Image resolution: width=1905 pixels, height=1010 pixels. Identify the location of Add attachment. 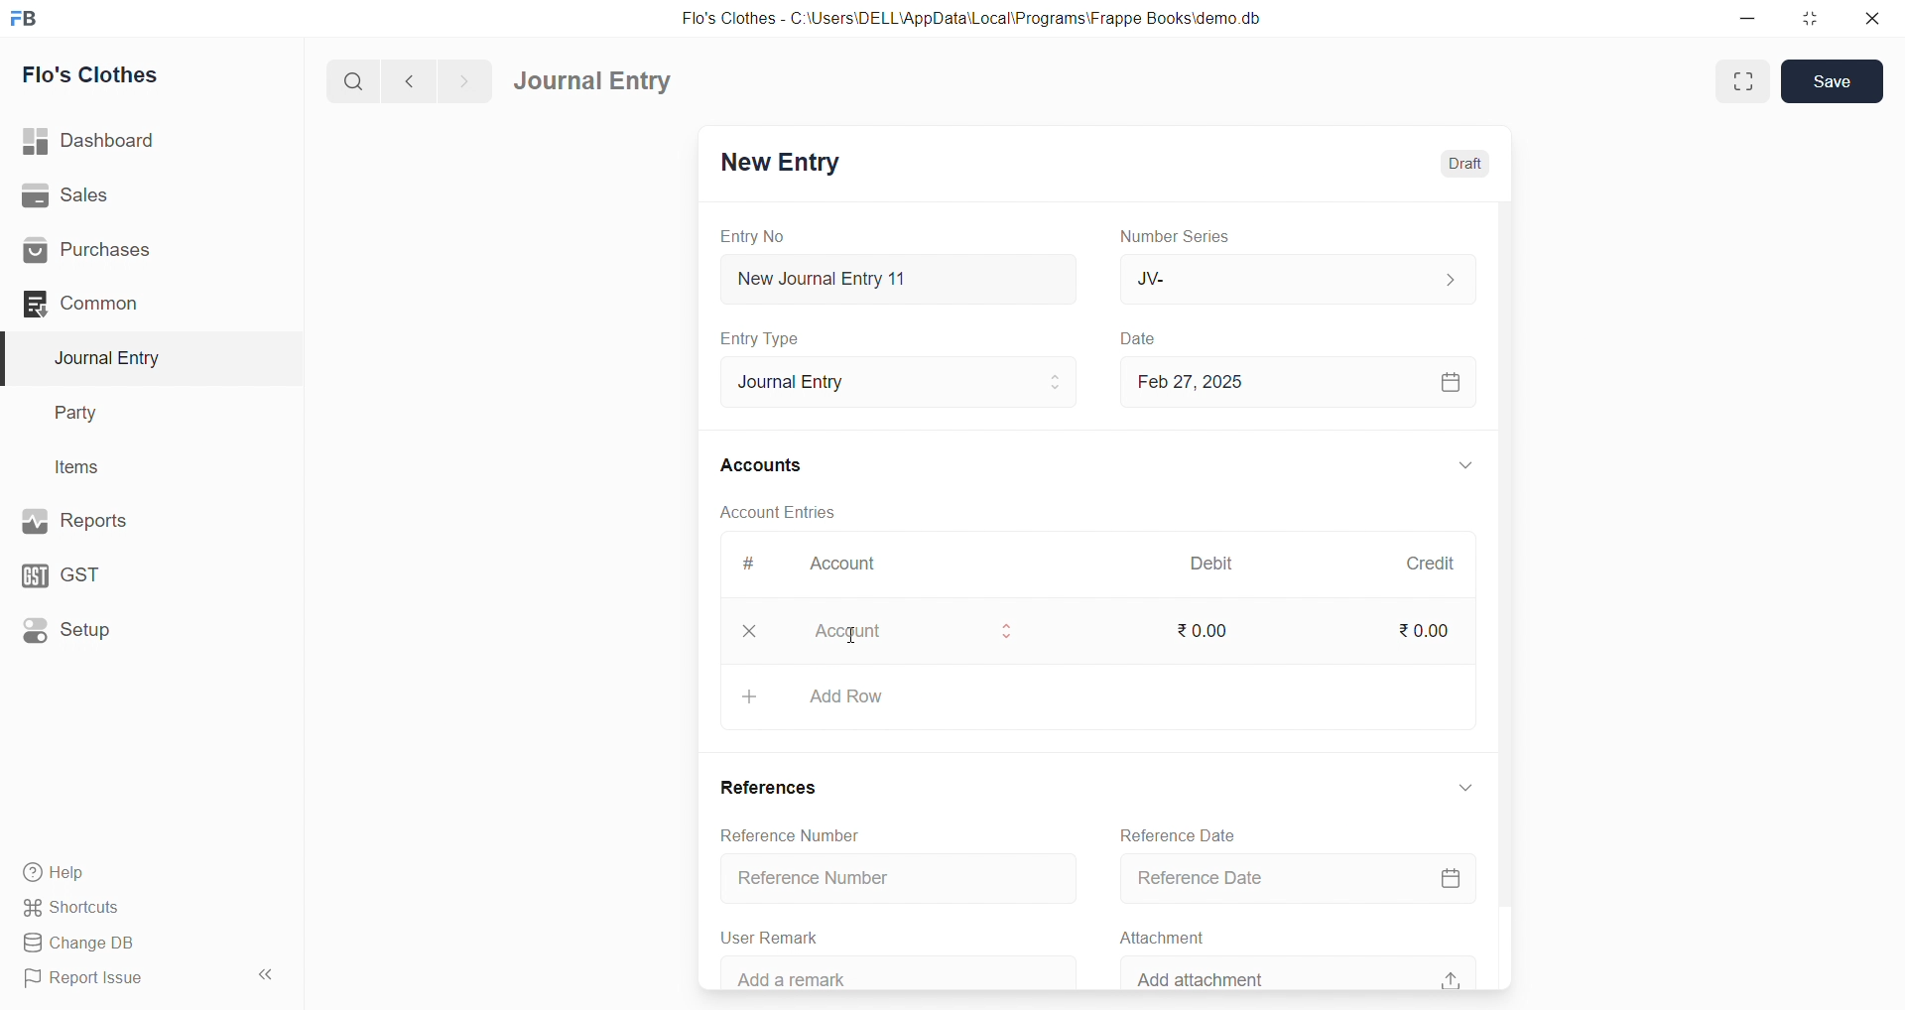
(1303, 971).